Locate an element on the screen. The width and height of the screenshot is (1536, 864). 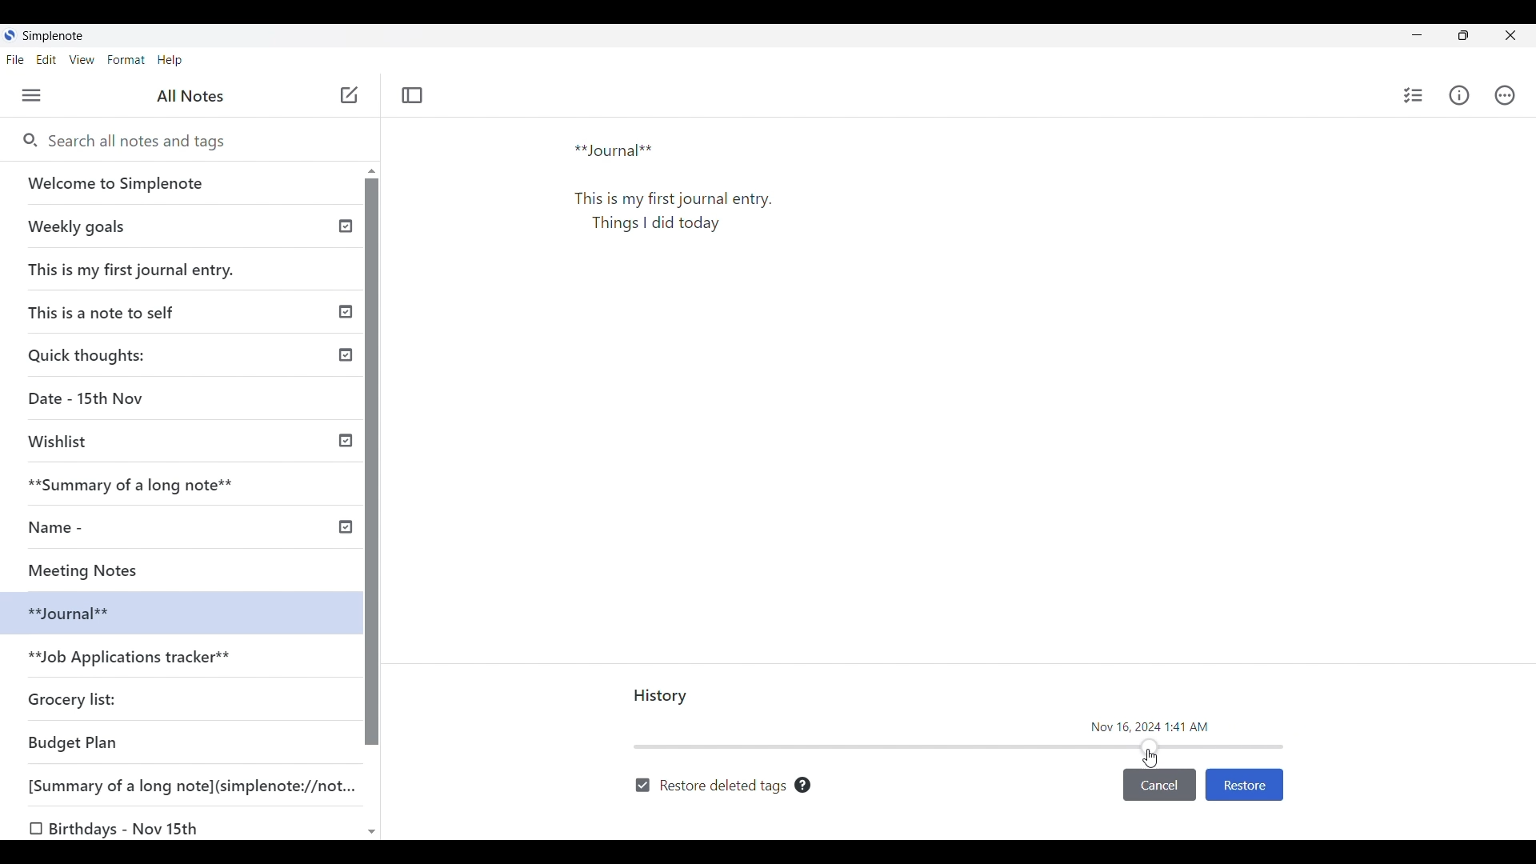
Date - 15th Nov is located at coordinates (89, 398).